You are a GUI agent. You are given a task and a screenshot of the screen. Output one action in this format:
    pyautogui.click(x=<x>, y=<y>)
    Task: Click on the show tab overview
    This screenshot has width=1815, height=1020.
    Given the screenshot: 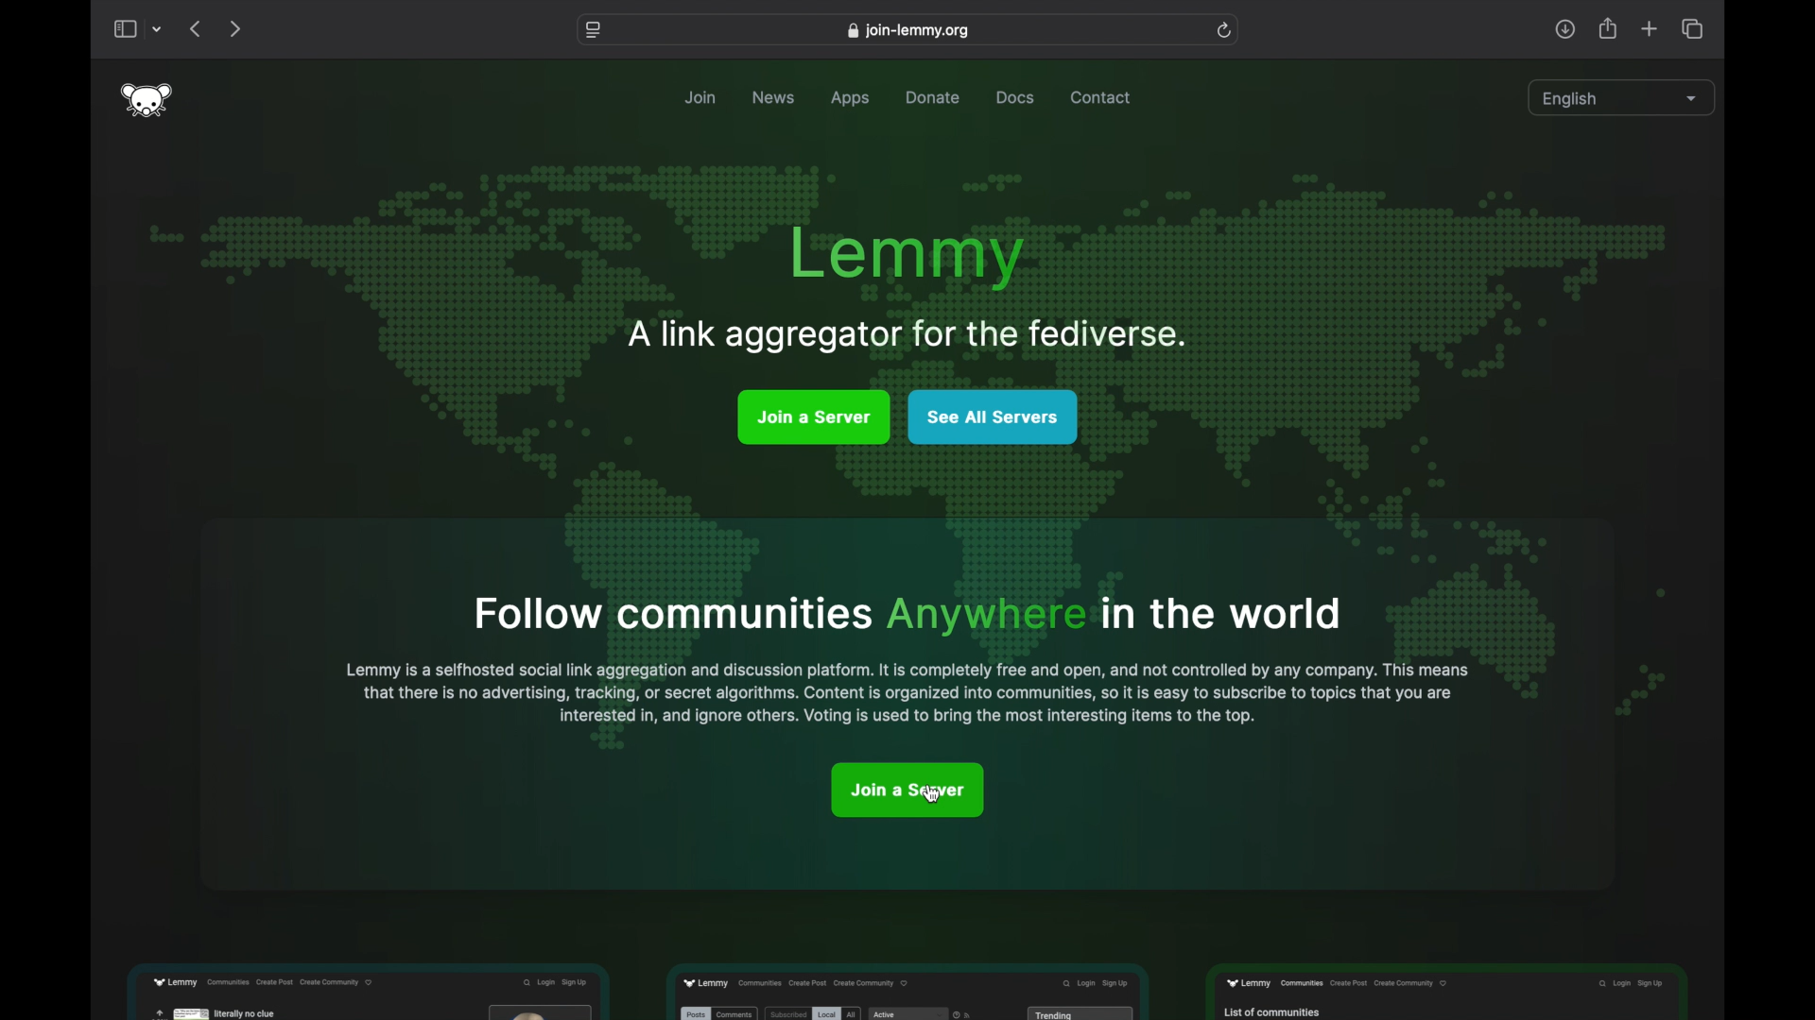 What is the action you would take?
    pyautogui.click(x=1691, y=29)
    